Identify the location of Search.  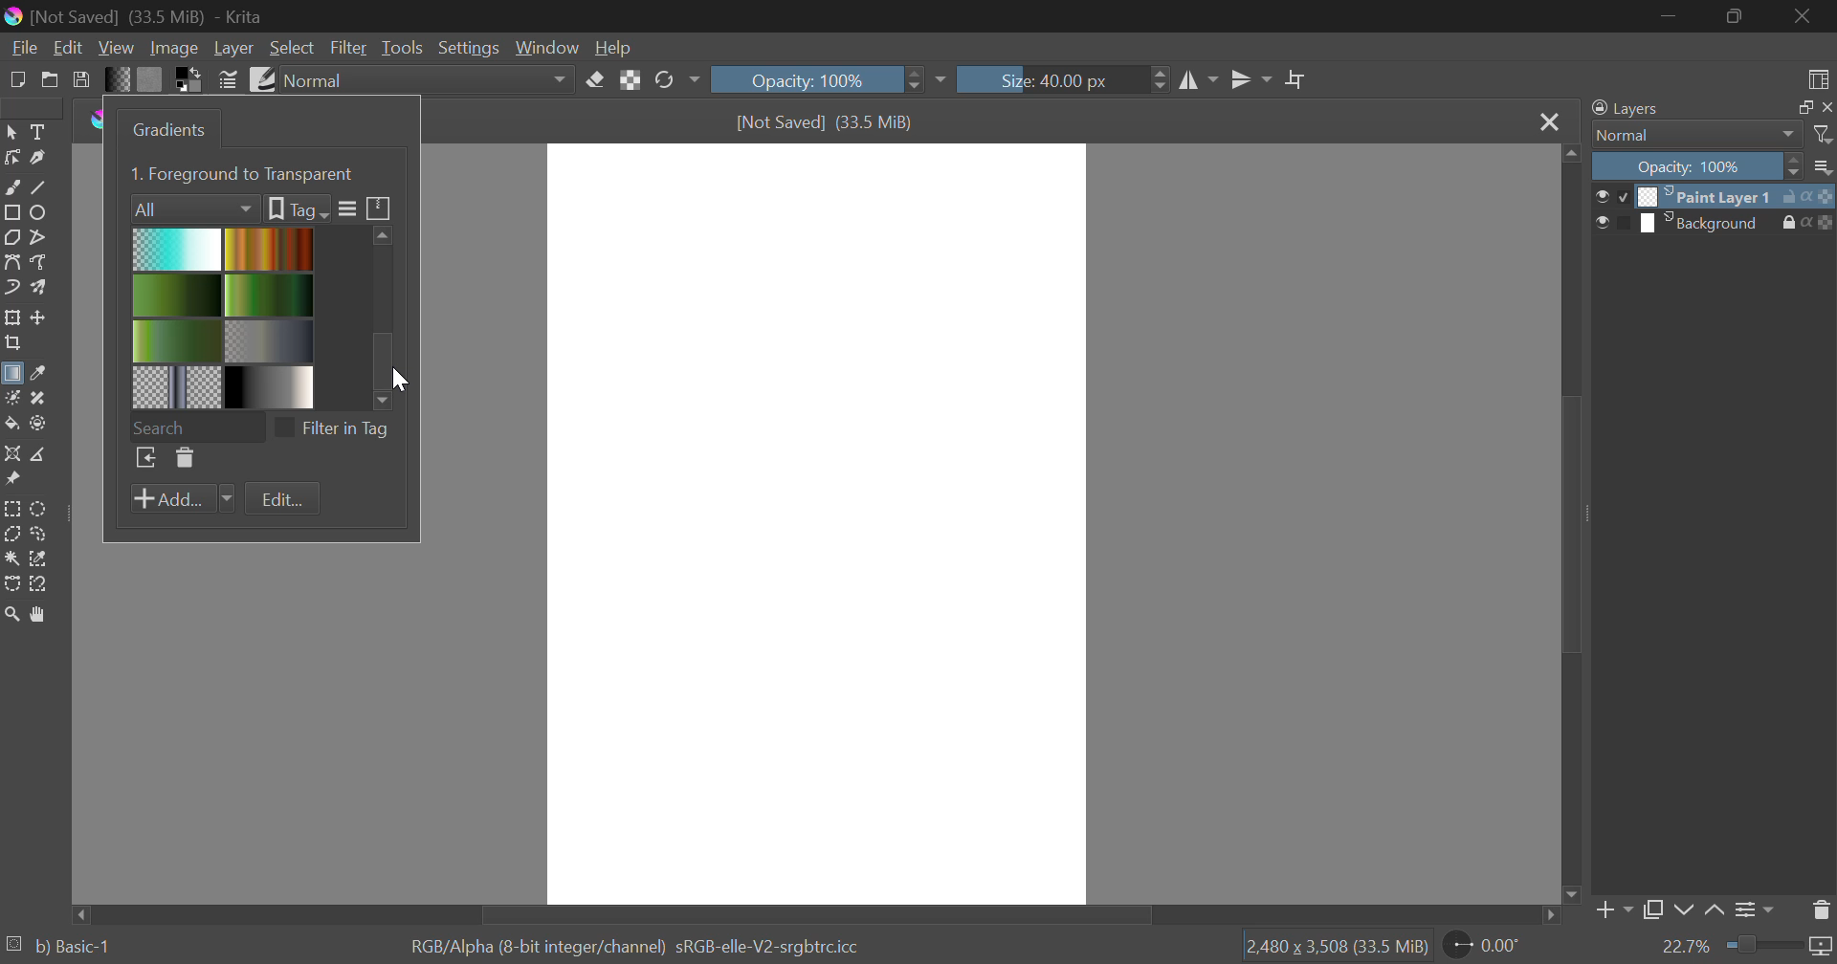
(196, 425).